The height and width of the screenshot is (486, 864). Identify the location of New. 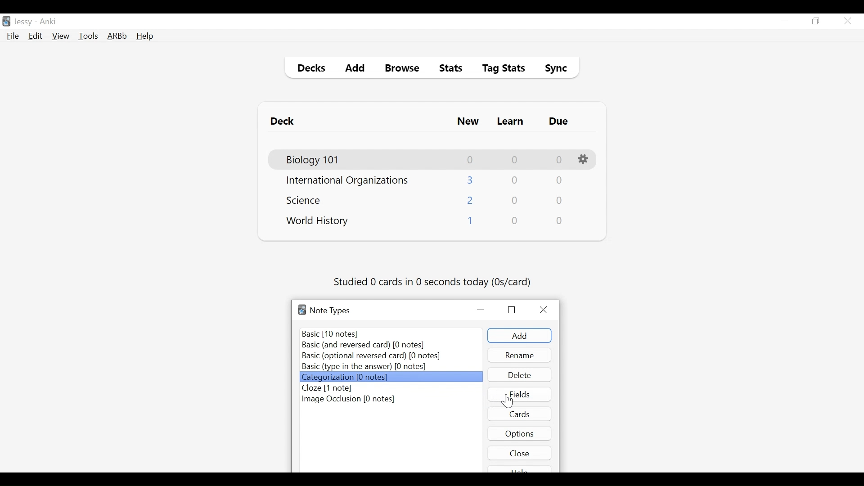
(468, 122).